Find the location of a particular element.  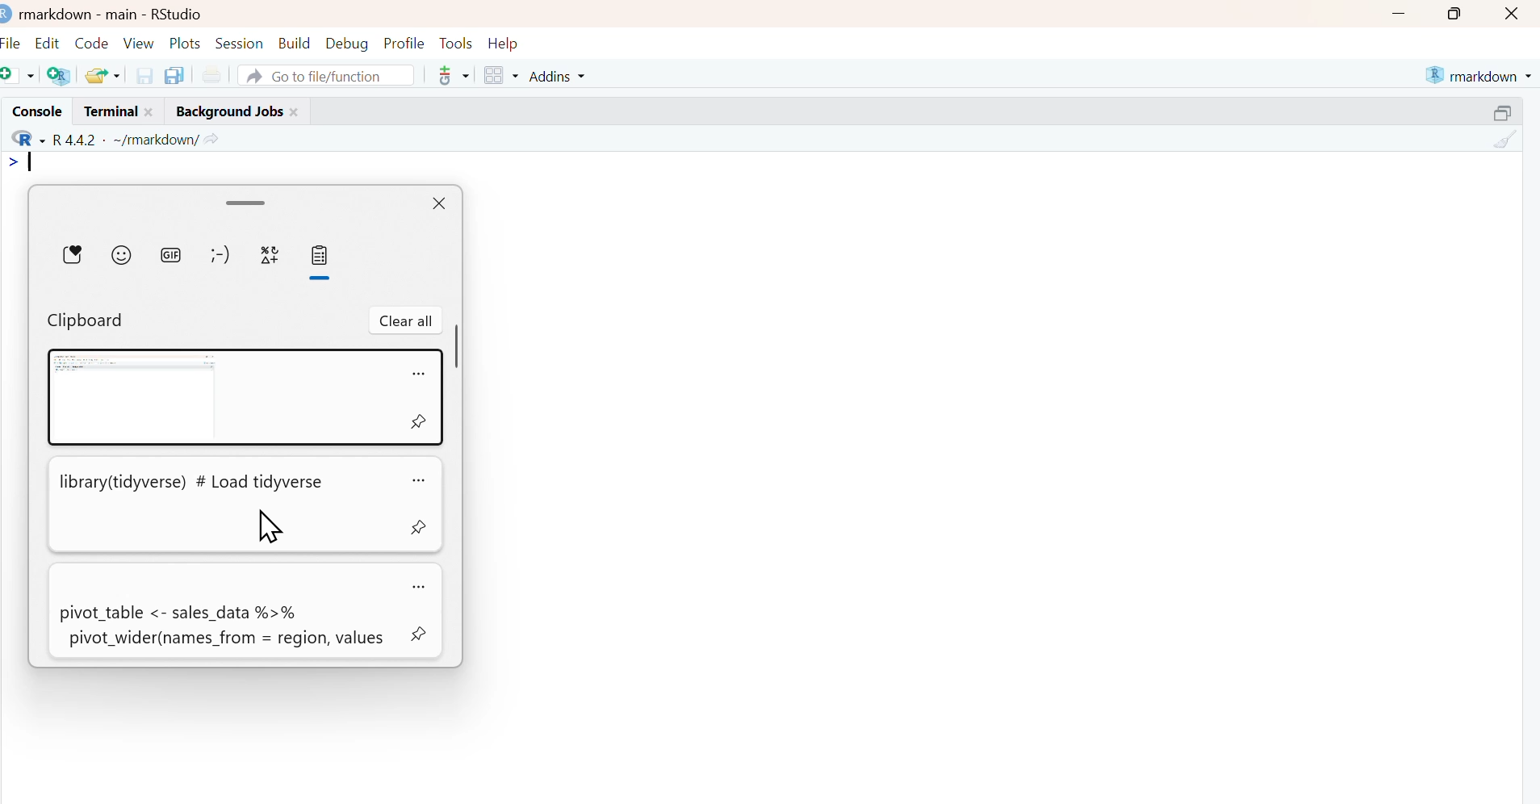

resize is located at coordinates (1507, 110).